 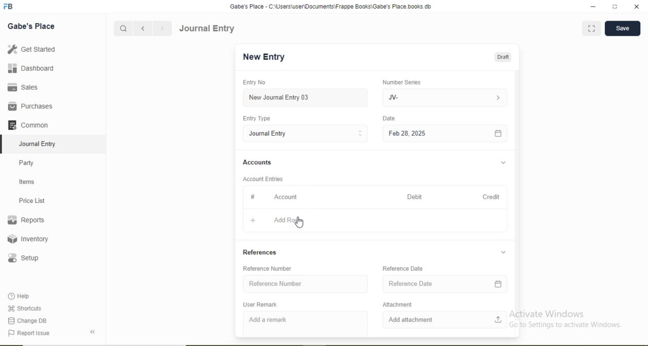 I want to click on Report Issue, so click(x=28, y=333).